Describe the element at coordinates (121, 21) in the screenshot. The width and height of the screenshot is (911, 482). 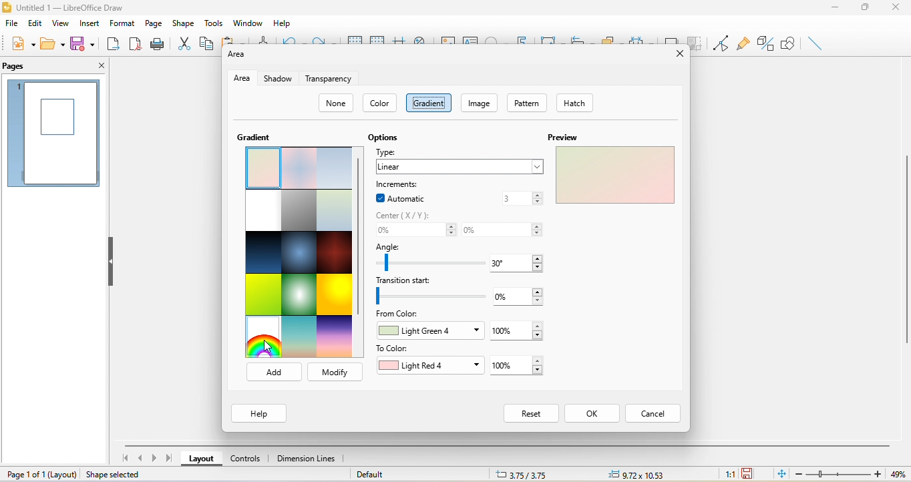
I see `format` at that location.